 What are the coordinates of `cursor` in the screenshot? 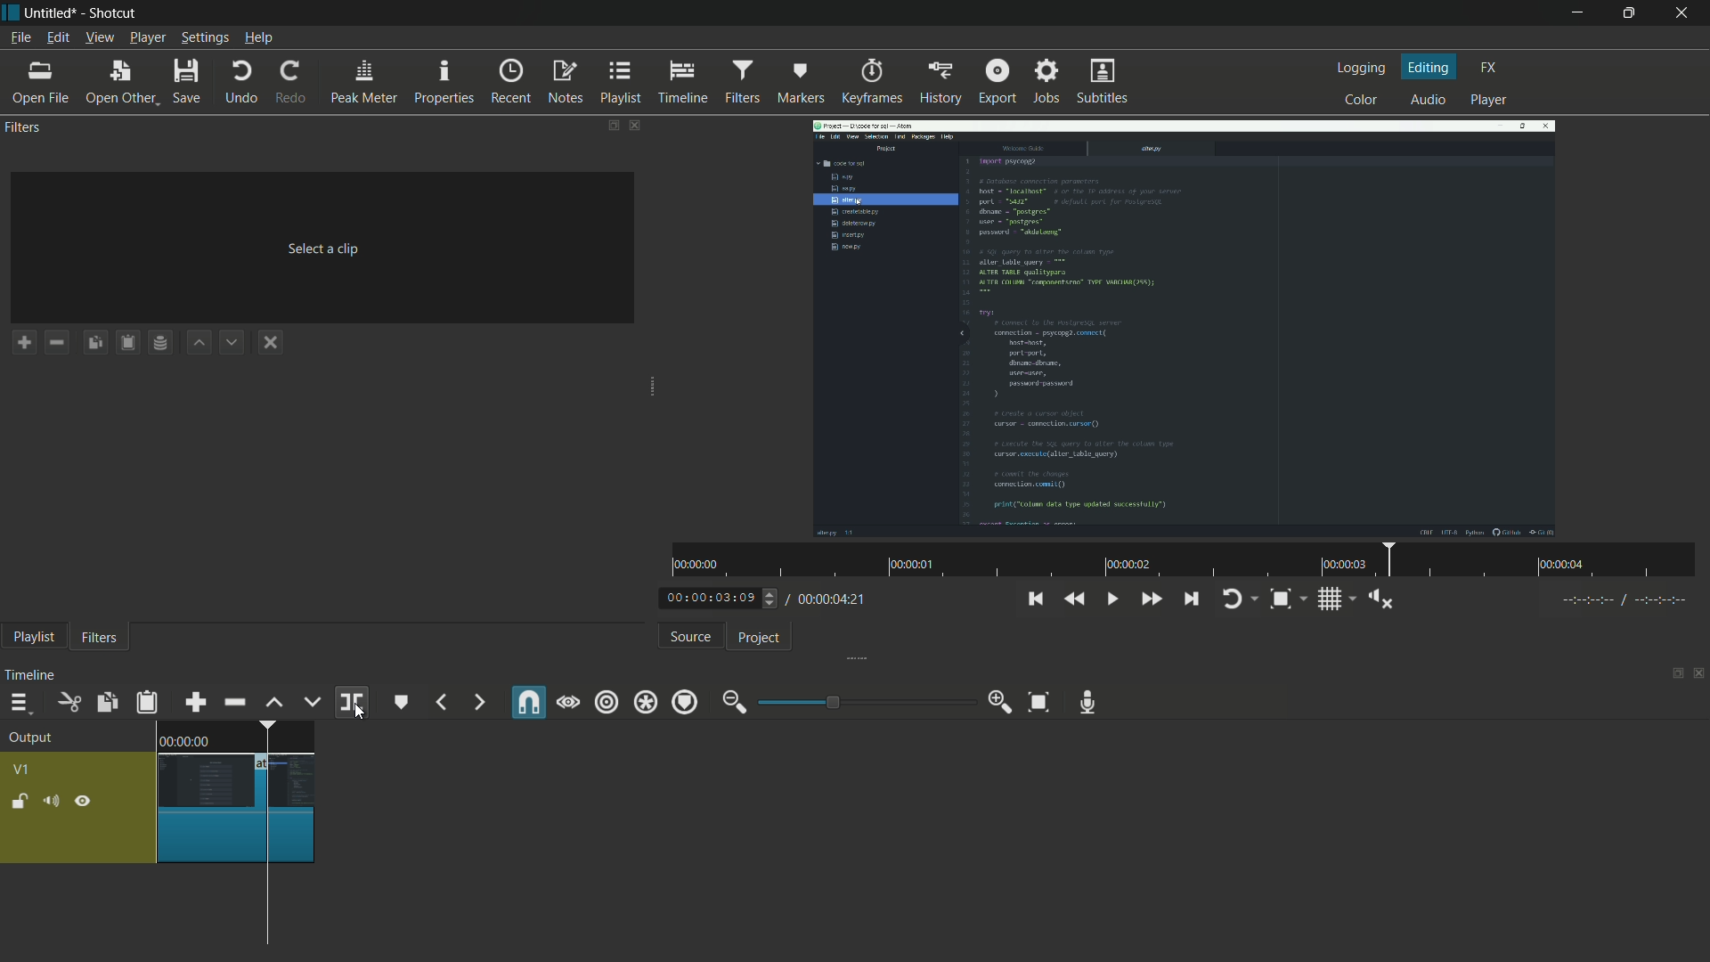 It's located at (359, 711).